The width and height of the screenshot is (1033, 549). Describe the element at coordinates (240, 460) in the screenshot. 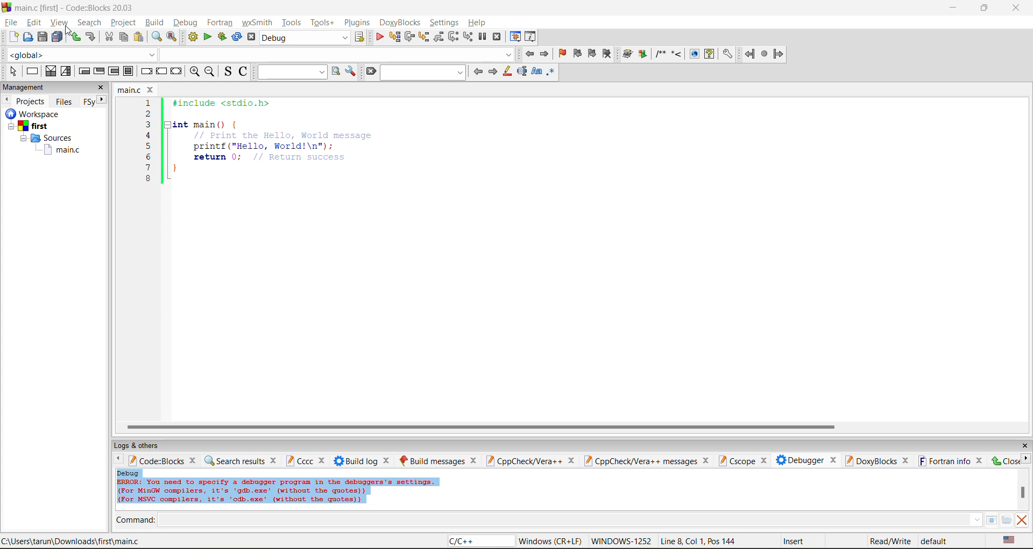

I see `search results` at that location.